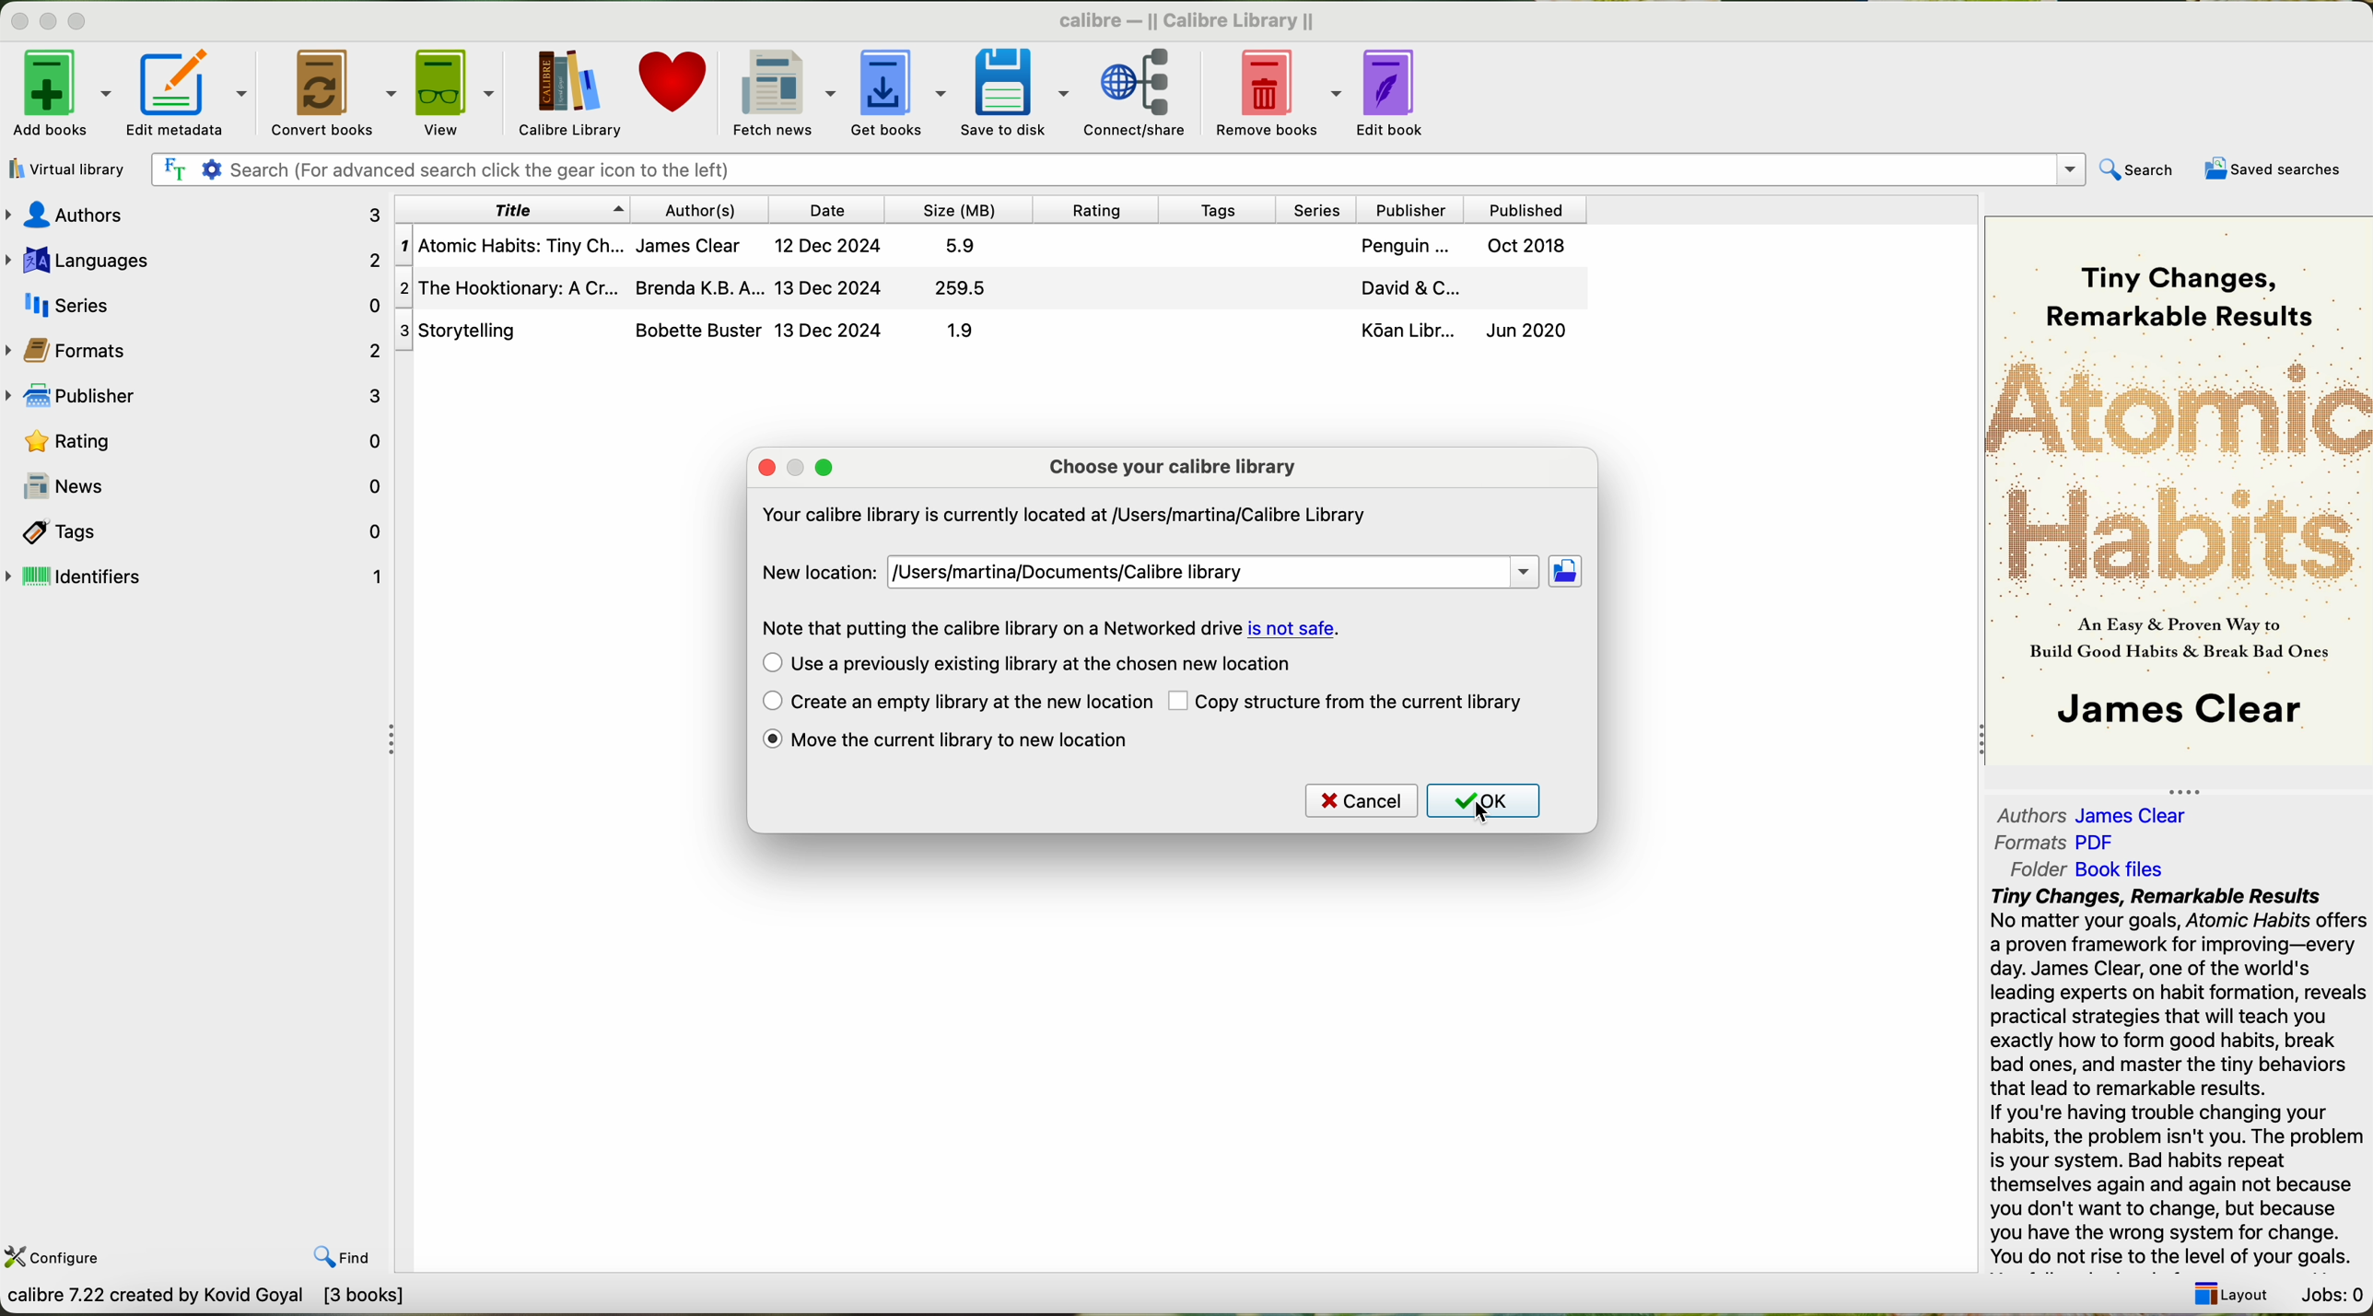  What do you see at coordinates (1063, 514) in the screenshot?
I see `your calibre library is currently located at user/martina/Calibre Library` at bounding box center [1063, 514].